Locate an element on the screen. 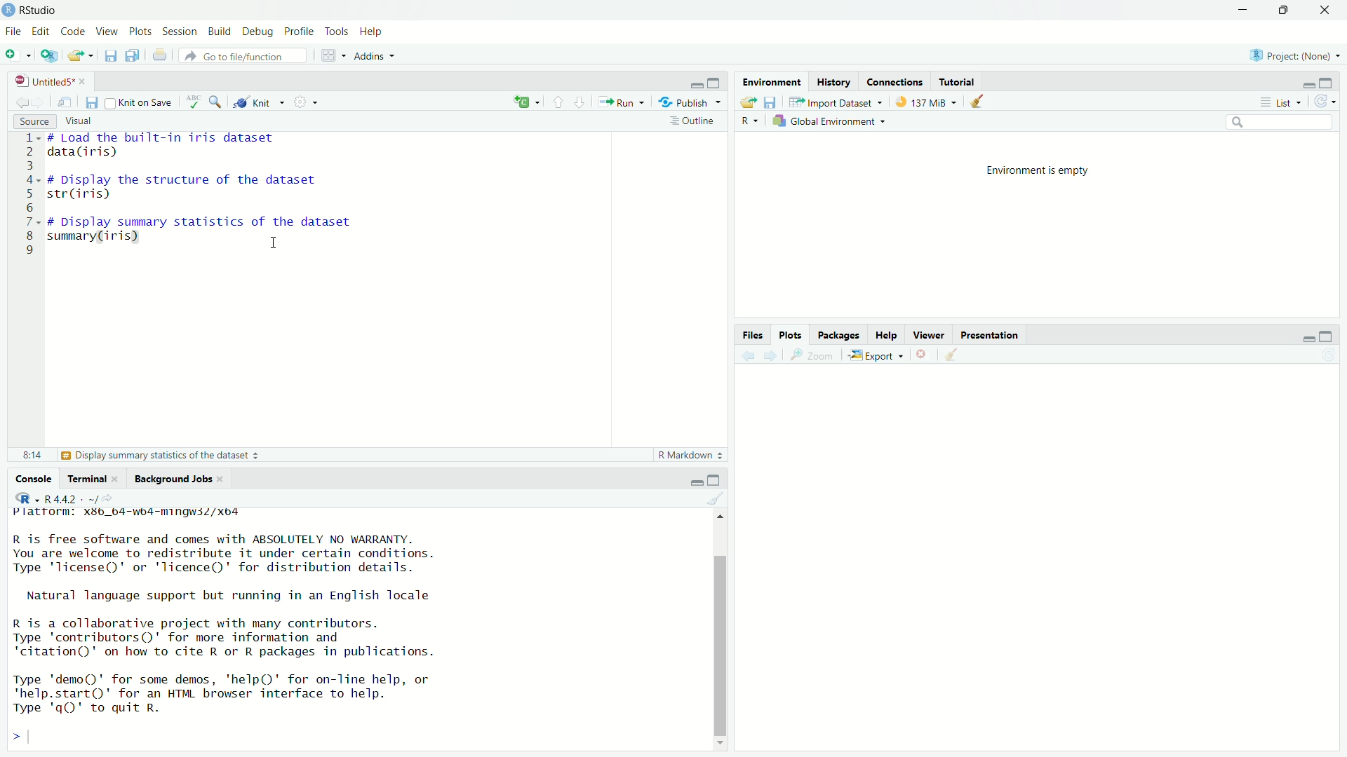 Image resolution: width=1347 pixels, height=757 pixels. Files is located at coordinates (753, 334).